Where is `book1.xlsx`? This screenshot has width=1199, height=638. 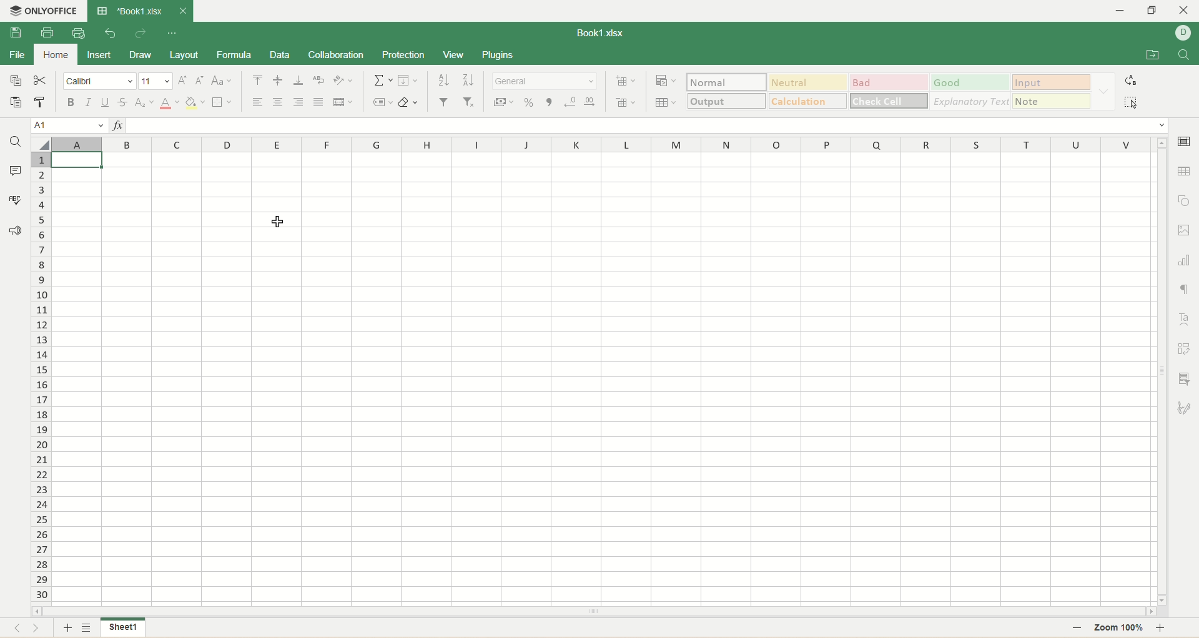
book1.xlsx is located at coordinates (606, 34).